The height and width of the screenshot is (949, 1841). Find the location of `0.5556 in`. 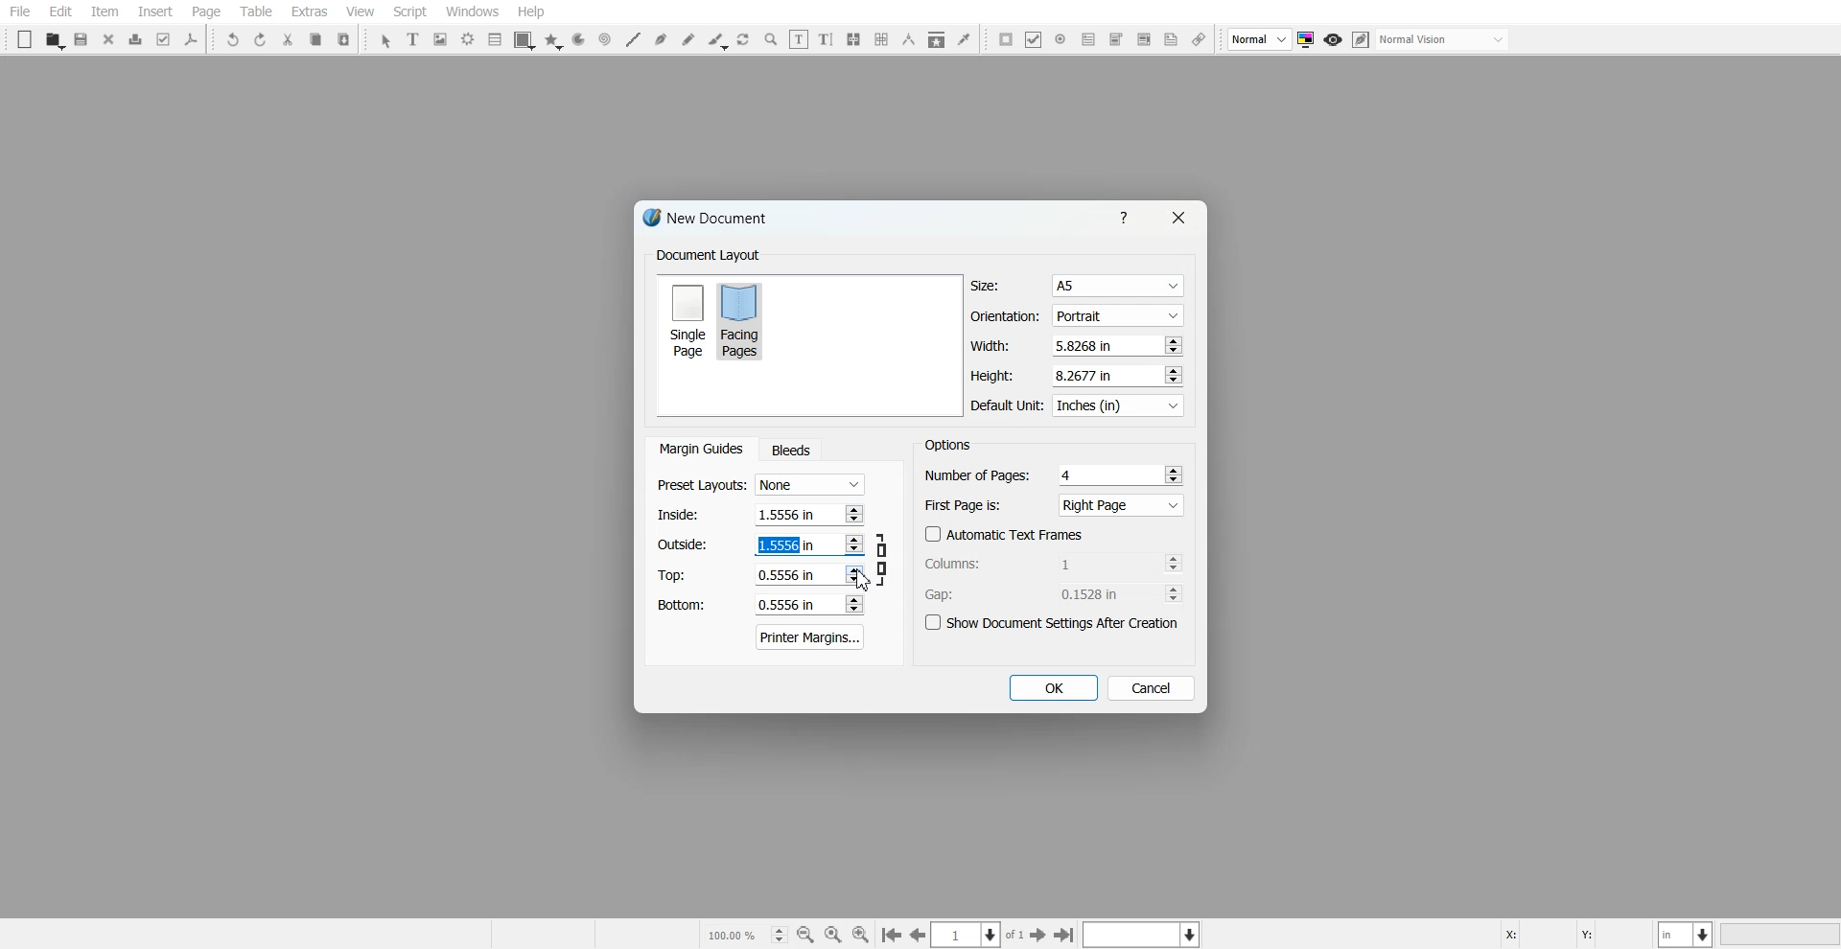

0.5556 in is located at coordinates (786, 575).